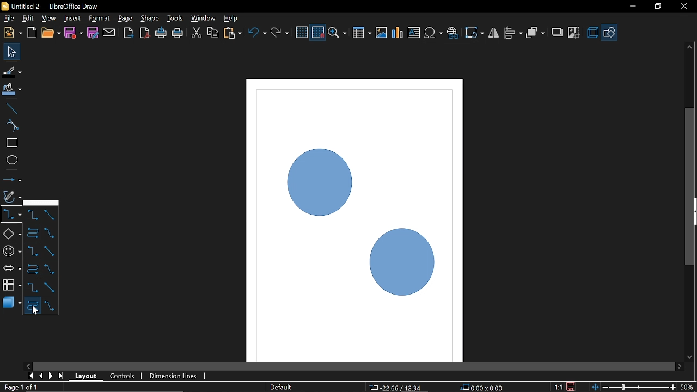 This screenshot has width=697, height=392. I want to click on COpy, so click(212, 33).